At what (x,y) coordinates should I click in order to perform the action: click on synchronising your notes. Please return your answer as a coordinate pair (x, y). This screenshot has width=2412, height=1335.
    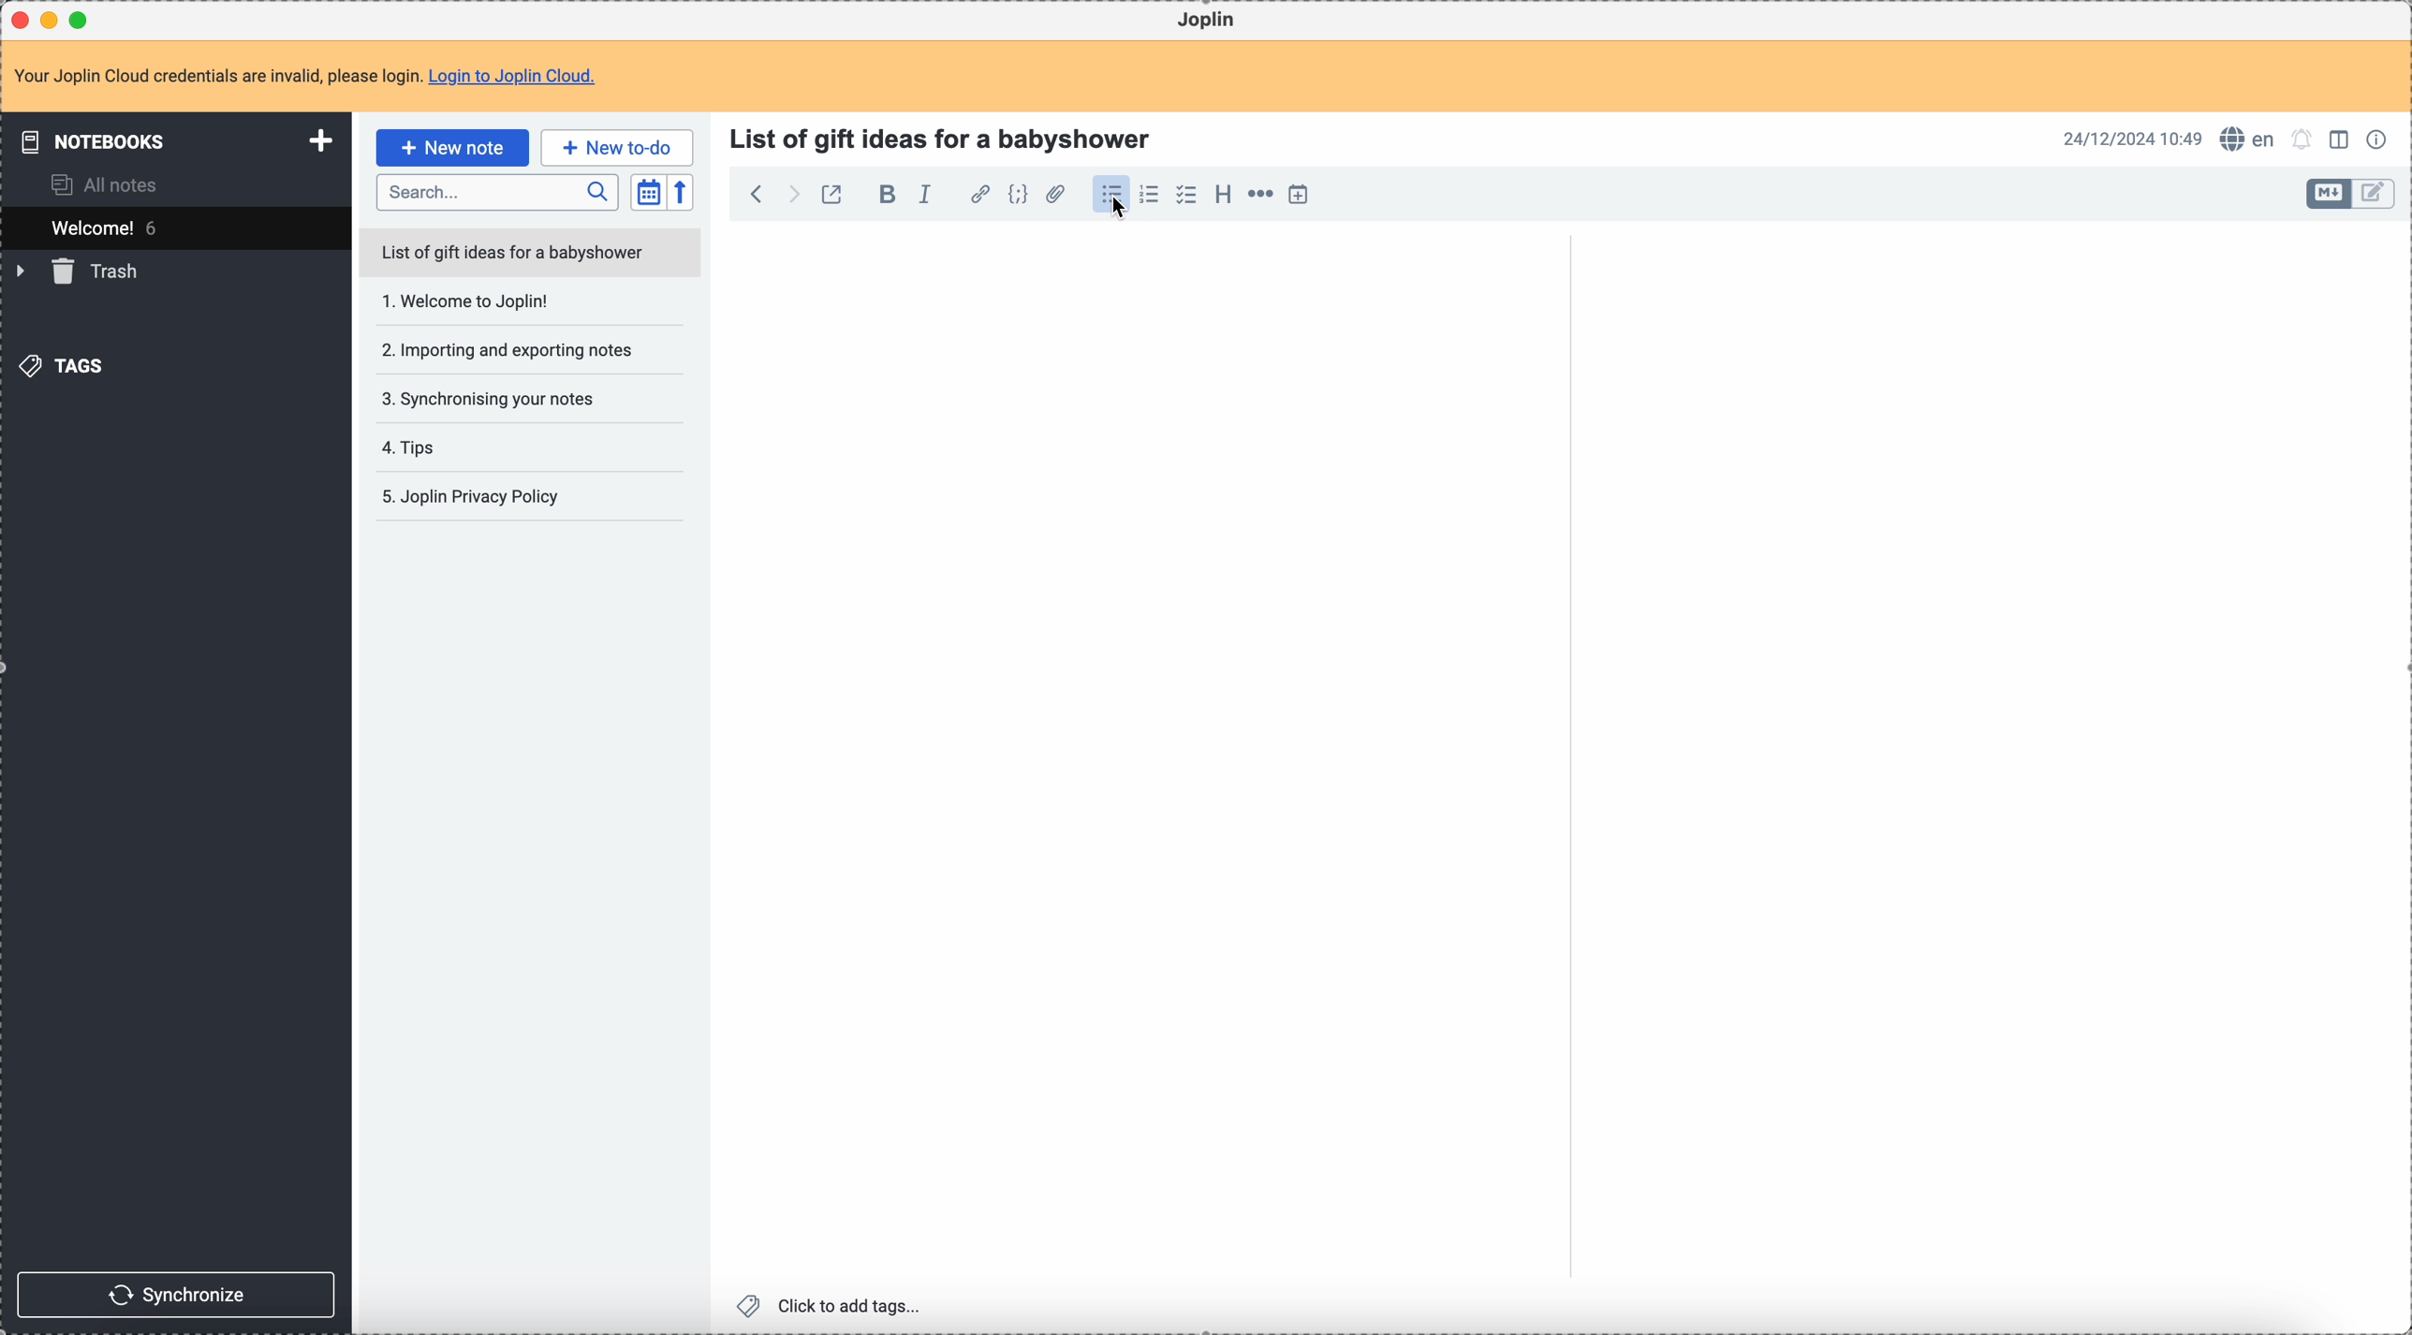
    Looking at the image, I should click on (504, 400).